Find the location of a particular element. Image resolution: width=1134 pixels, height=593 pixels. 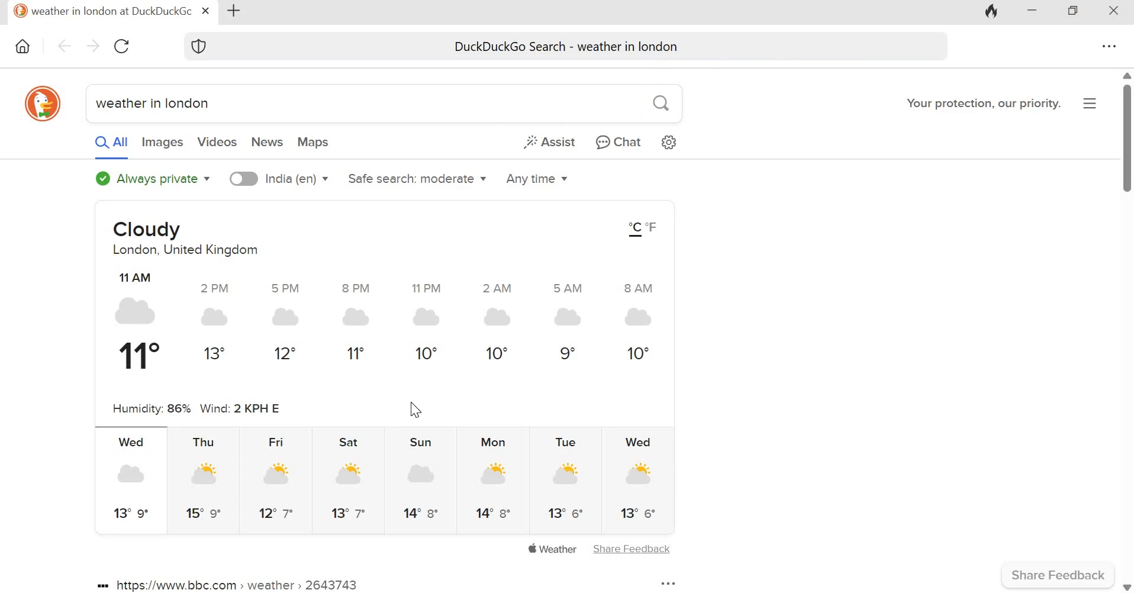

Indicates cloudy is located at coordinates (136, 311).